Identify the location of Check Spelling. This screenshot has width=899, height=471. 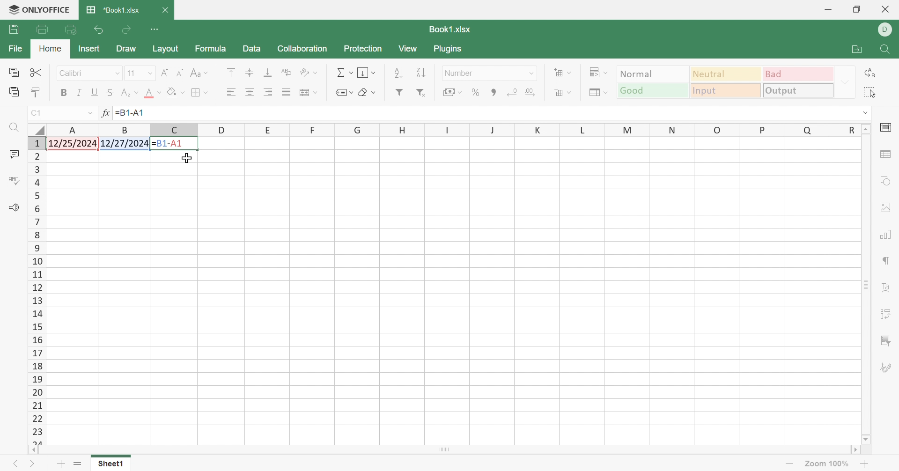
(14, 182).